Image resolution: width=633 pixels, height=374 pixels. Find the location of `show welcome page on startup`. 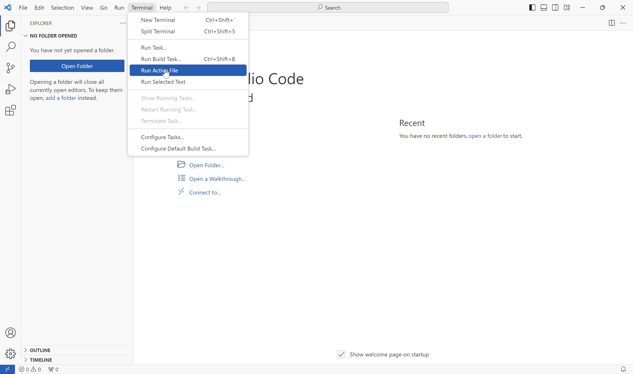

show welcome page on startup is located at coordinates (383, 350).